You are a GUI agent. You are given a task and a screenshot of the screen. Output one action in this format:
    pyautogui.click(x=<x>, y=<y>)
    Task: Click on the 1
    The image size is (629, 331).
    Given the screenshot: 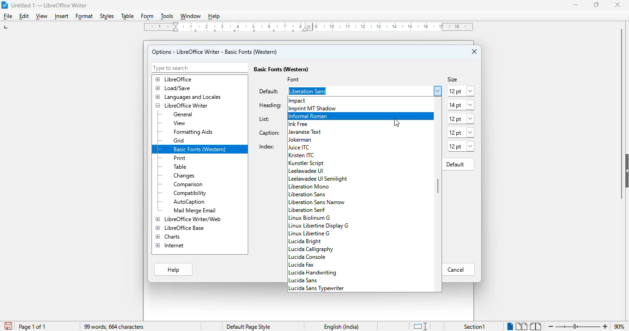 What is the action you would take?
    pyautogui.click(x=157, y=27)
    